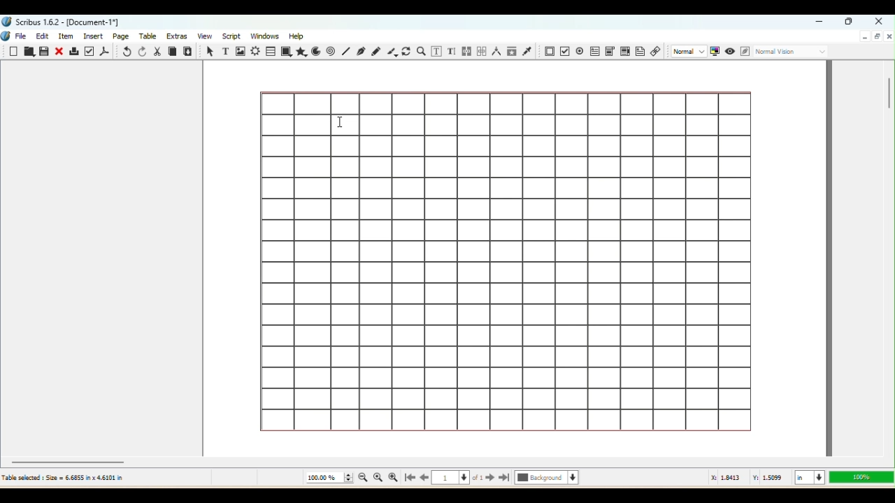  What do you see at coordinates (687, 51) in the screenshot?
I see `Select the image preview quality` at bounding box center [687, 51].